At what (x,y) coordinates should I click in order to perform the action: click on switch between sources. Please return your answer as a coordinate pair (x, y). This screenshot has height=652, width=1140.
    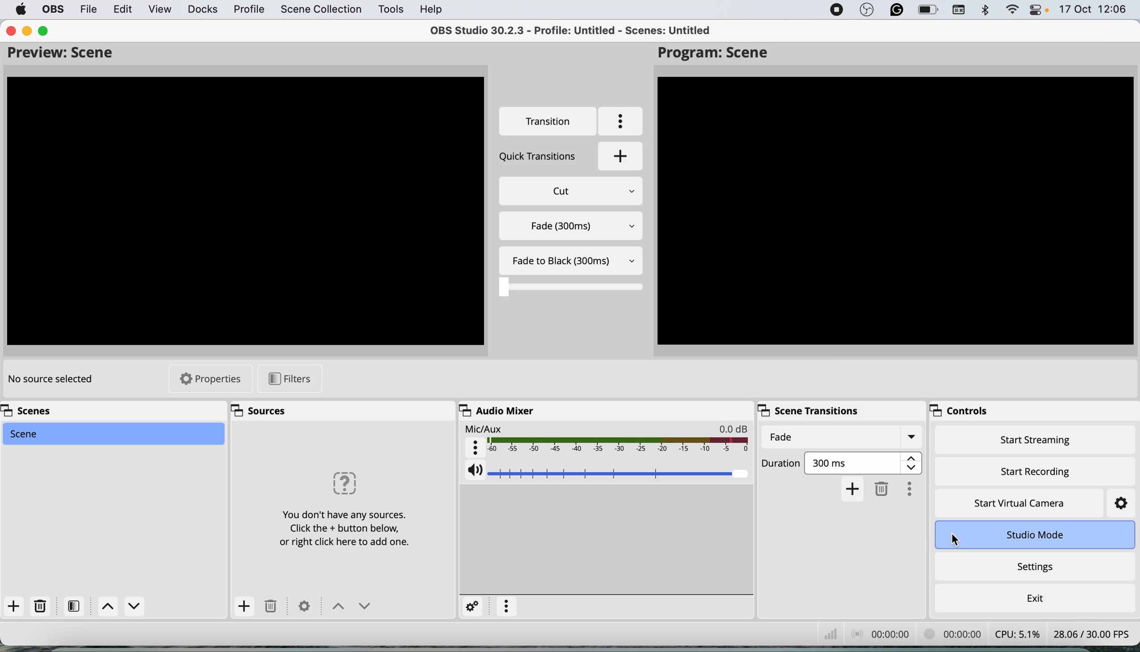
    Looking at the image, I should click on (349, 607).